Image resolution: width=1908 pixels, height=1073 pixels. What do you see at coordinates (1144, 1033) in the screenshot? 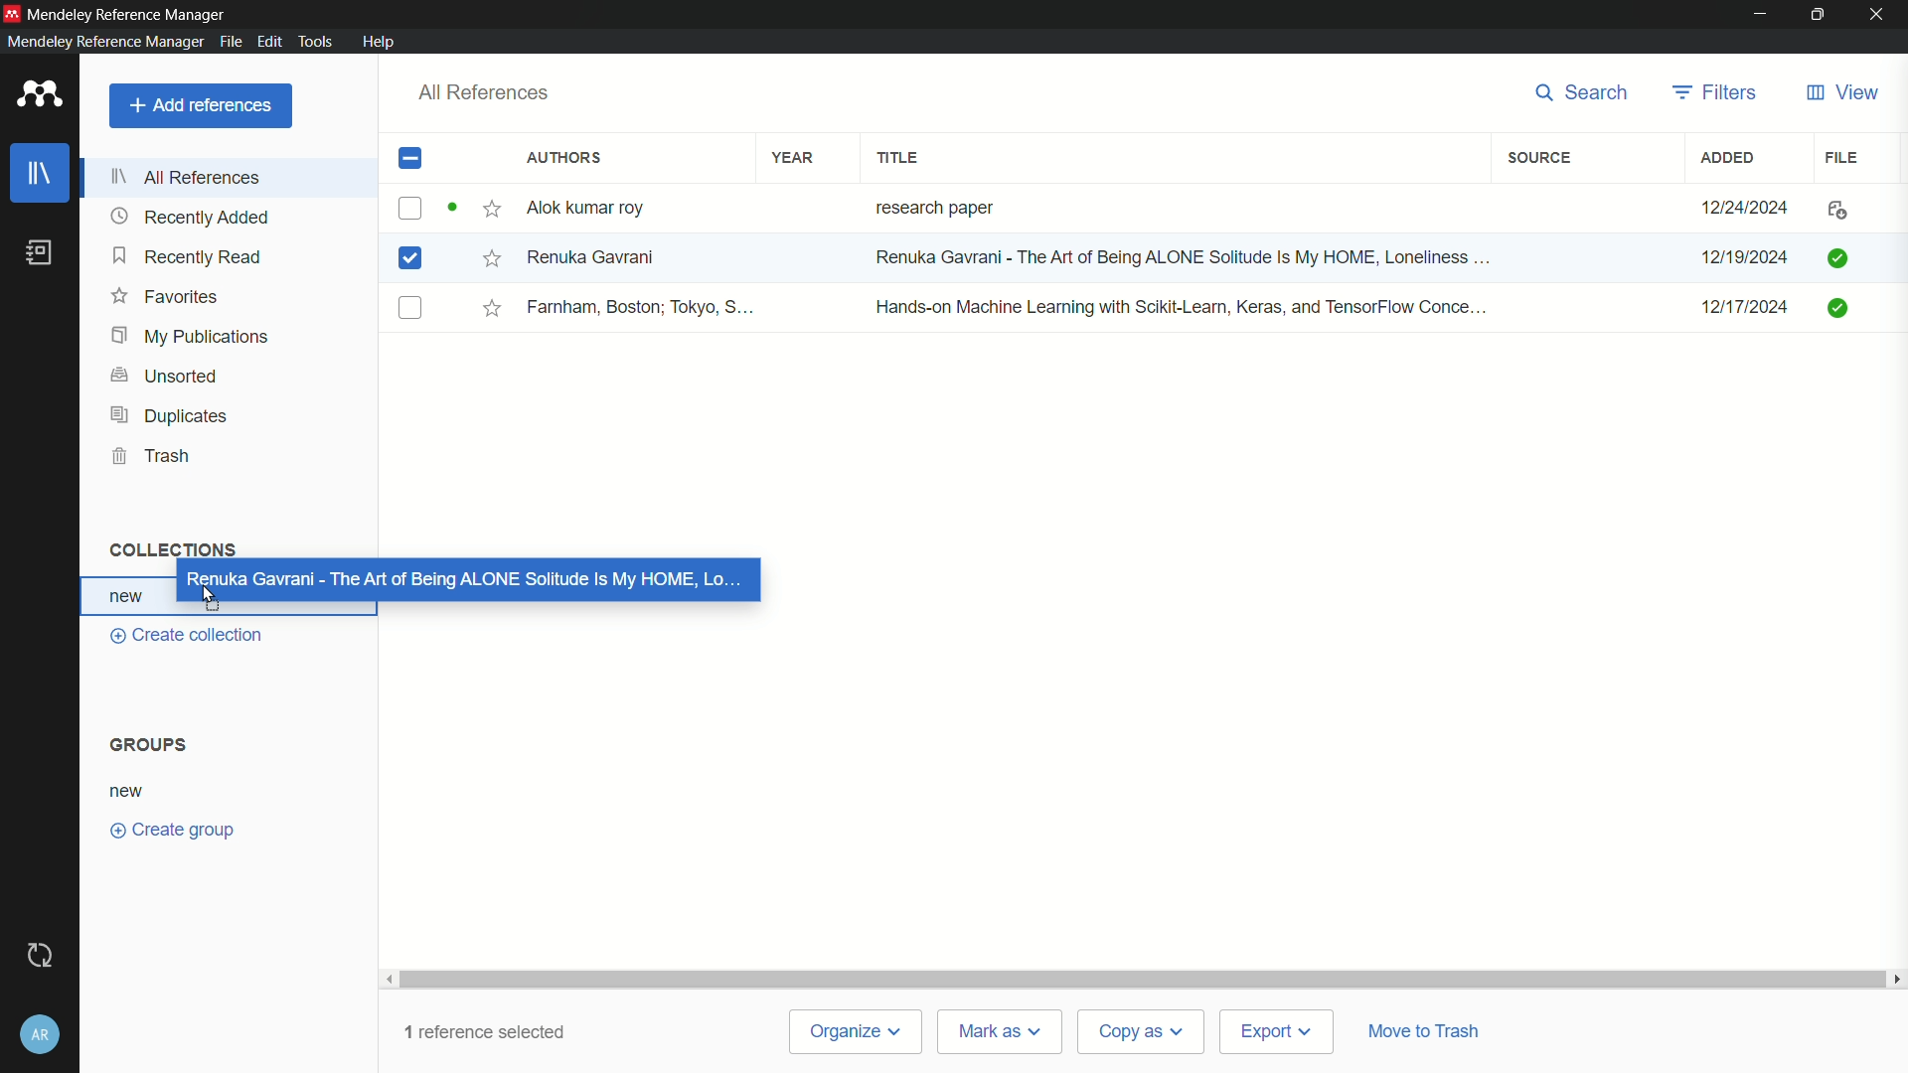
I see `copy as` at bounding box center [1144, 1033].